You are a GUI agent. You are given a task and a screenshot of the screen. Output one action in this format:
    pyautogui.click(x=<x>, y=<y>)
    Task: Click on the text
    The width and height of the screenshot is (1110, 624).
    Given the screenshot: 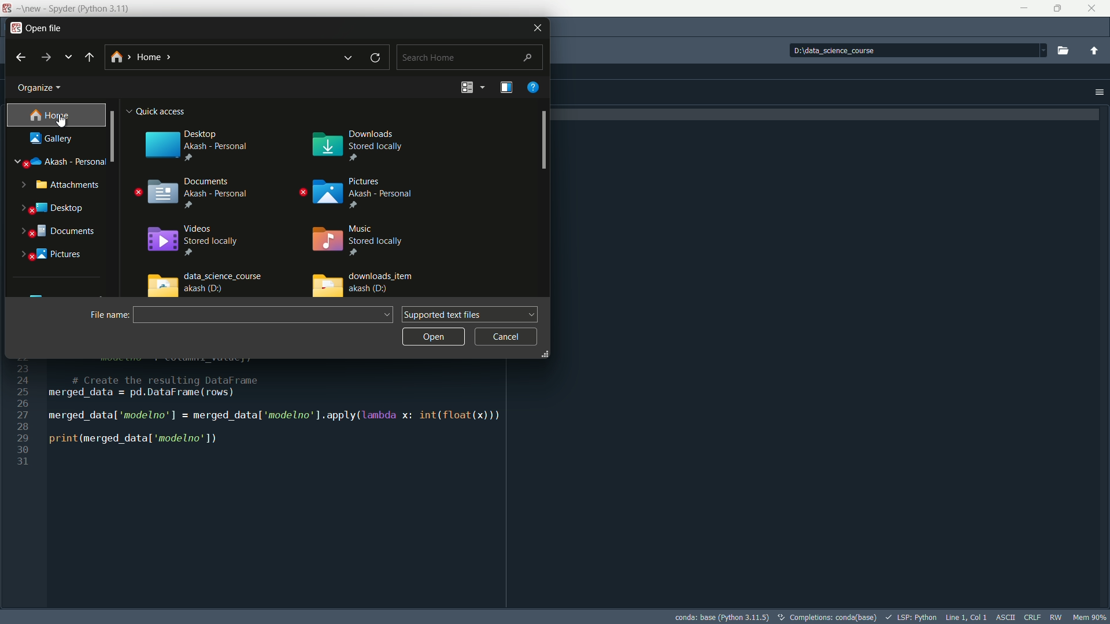 What is the action you would take?
    pyautogui.click(x=827, y=617)
    